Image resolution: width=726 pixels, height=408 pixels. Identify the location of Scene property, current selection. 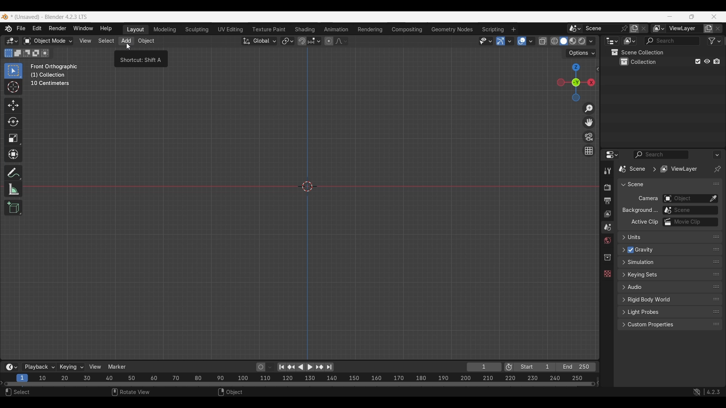
(607, 228).